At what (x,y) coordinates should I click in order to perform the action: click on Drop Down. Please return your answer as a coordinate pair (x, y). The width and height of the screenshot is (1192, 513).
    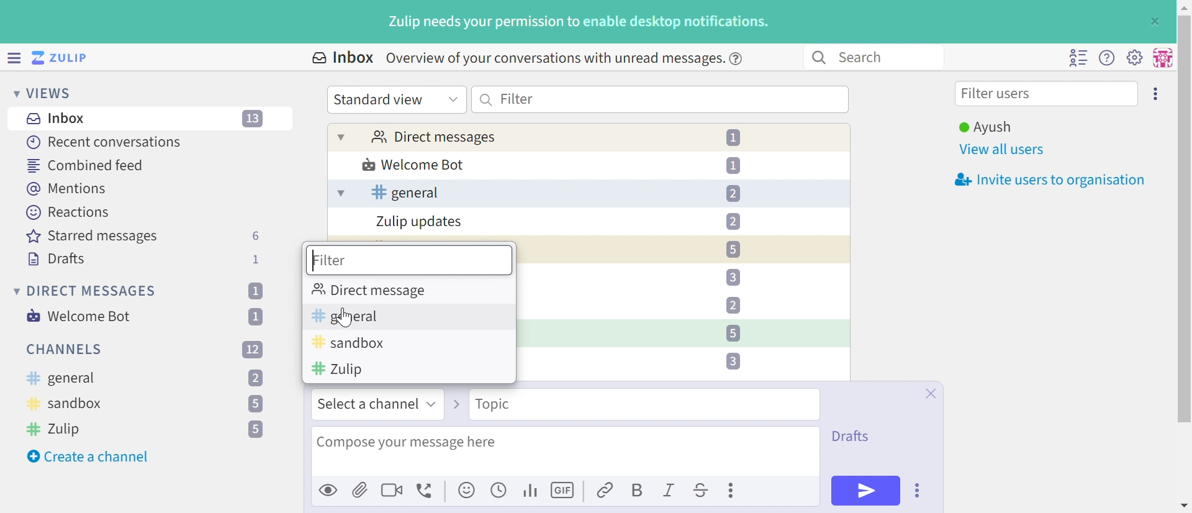
    Looking at the image, I should click on (14, 291).